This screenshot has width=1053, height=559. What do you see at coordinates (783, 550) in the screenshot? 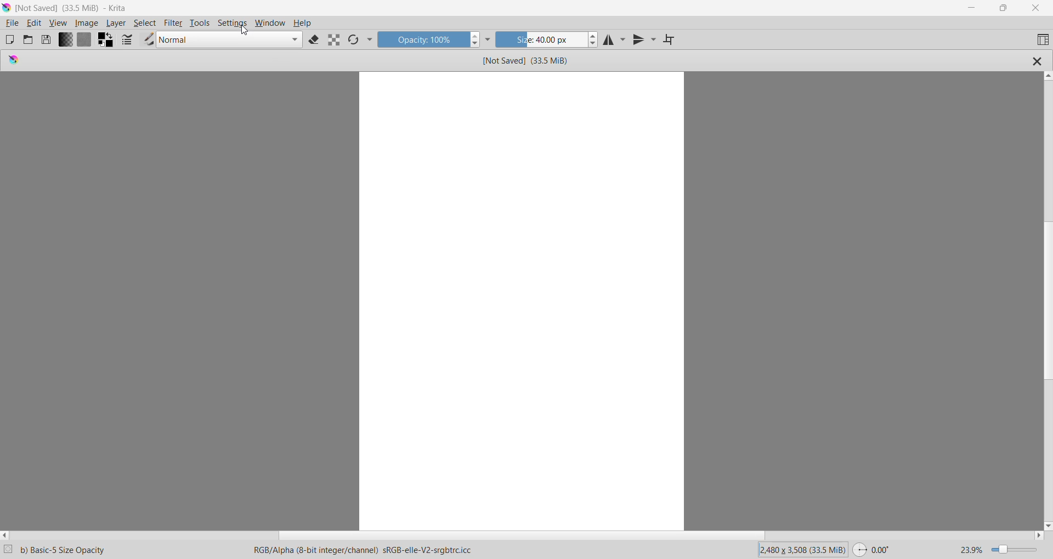
I see `Image Size` at bounding box center [783, 550].